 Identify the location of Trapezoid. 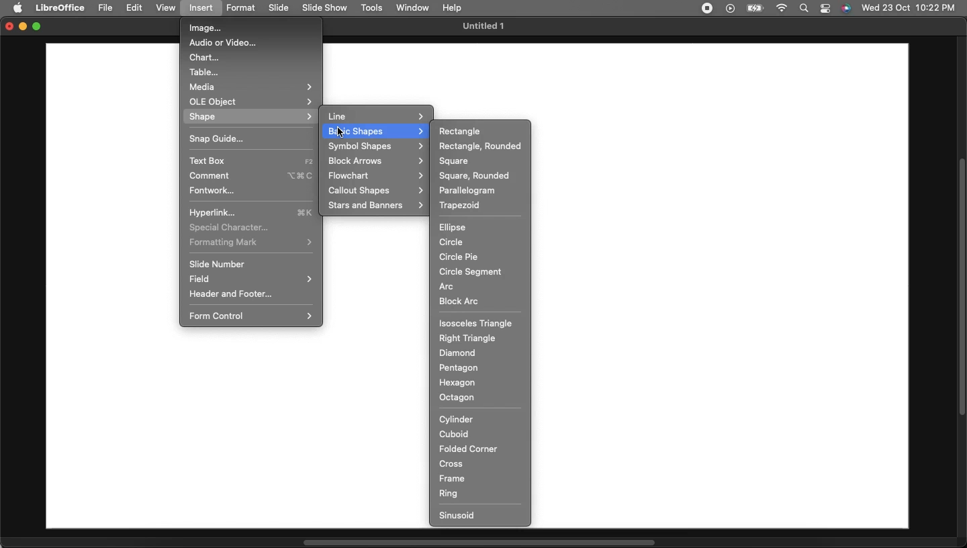
(460, 205).